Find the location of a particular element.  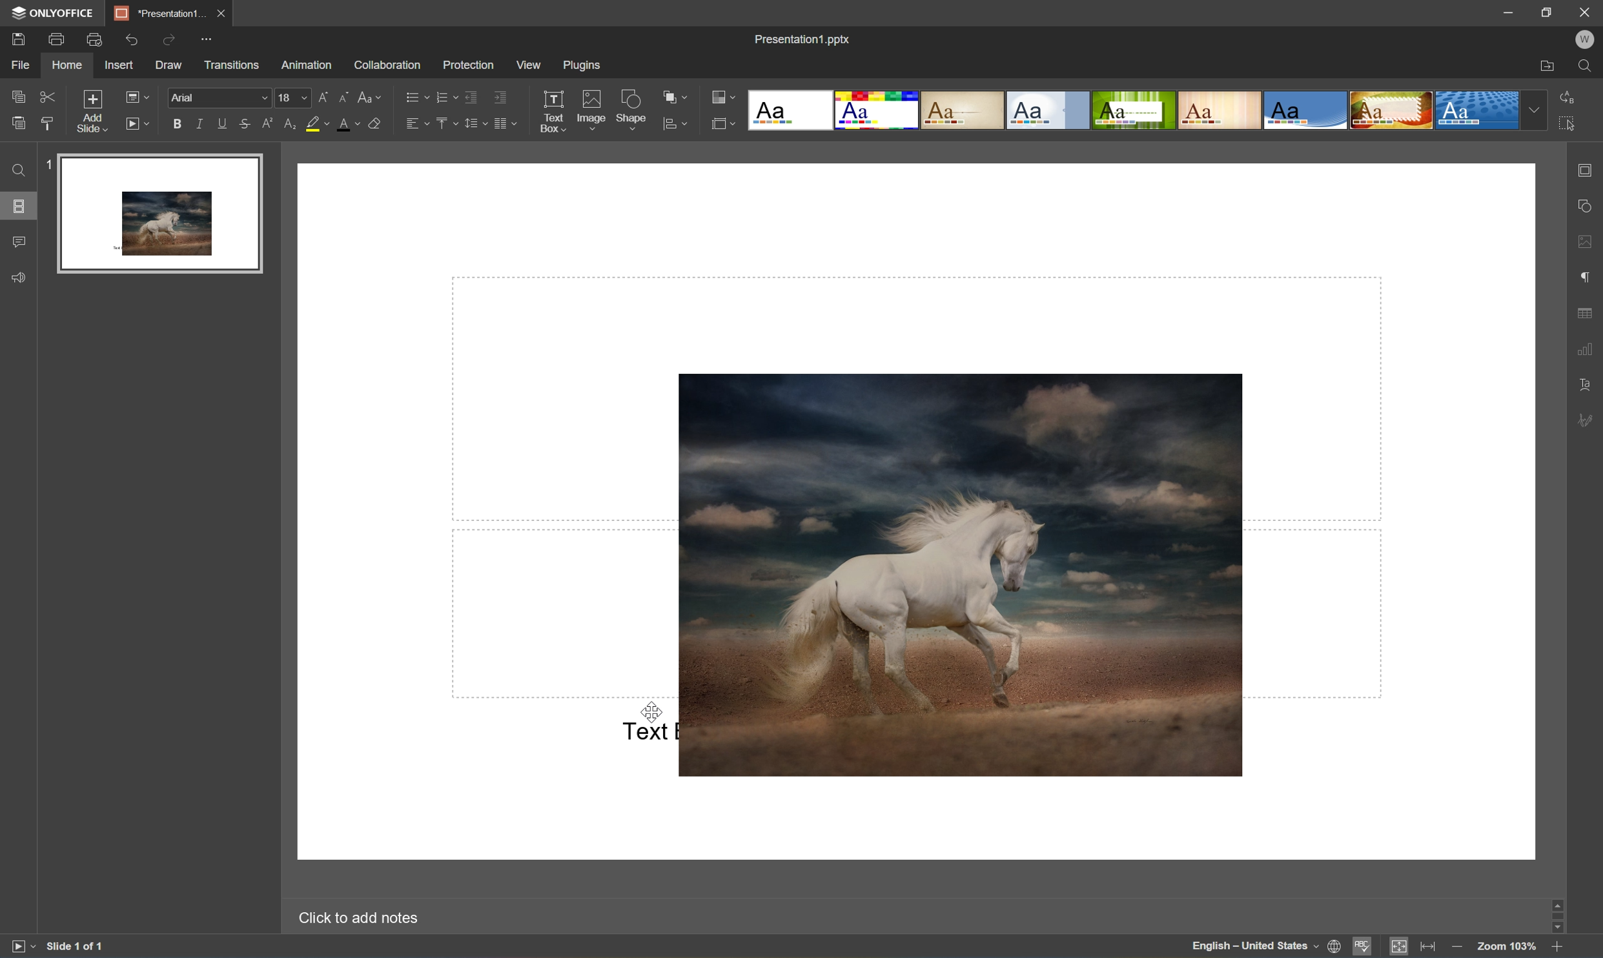

Quick Print is located at coordinates (97, 38).